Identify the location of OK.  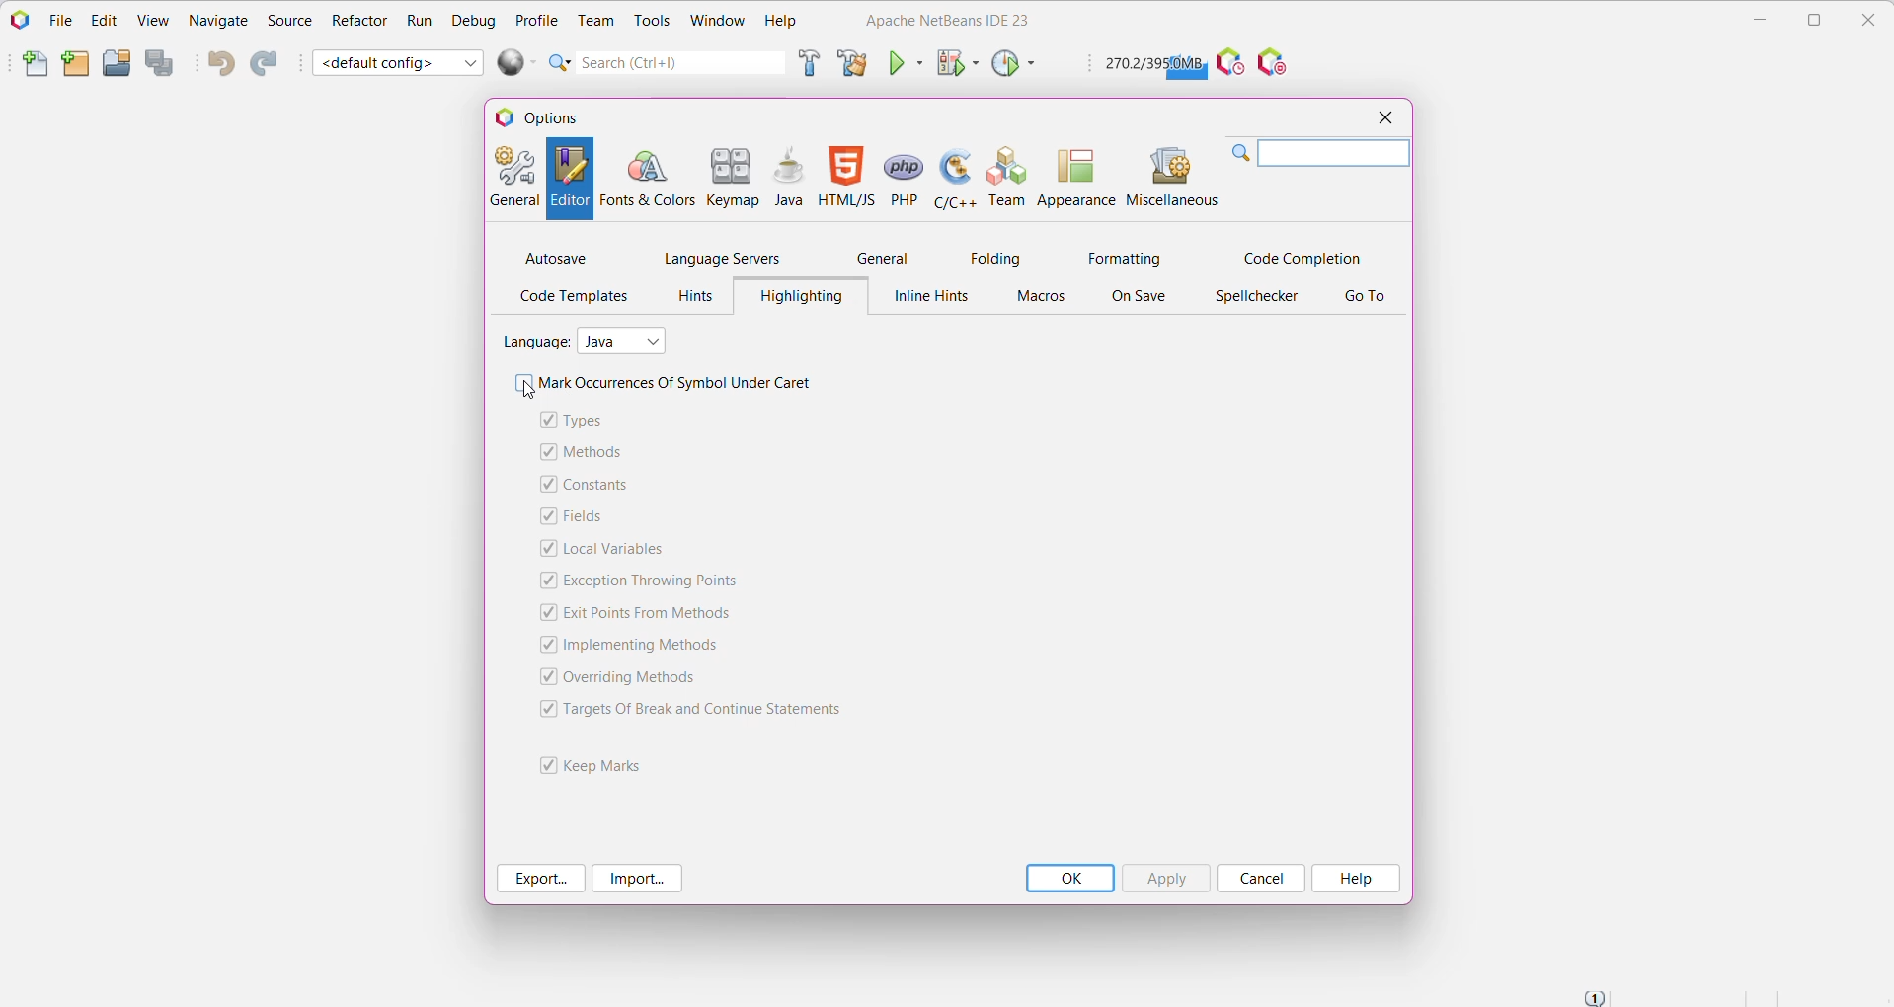
(1072, 879).